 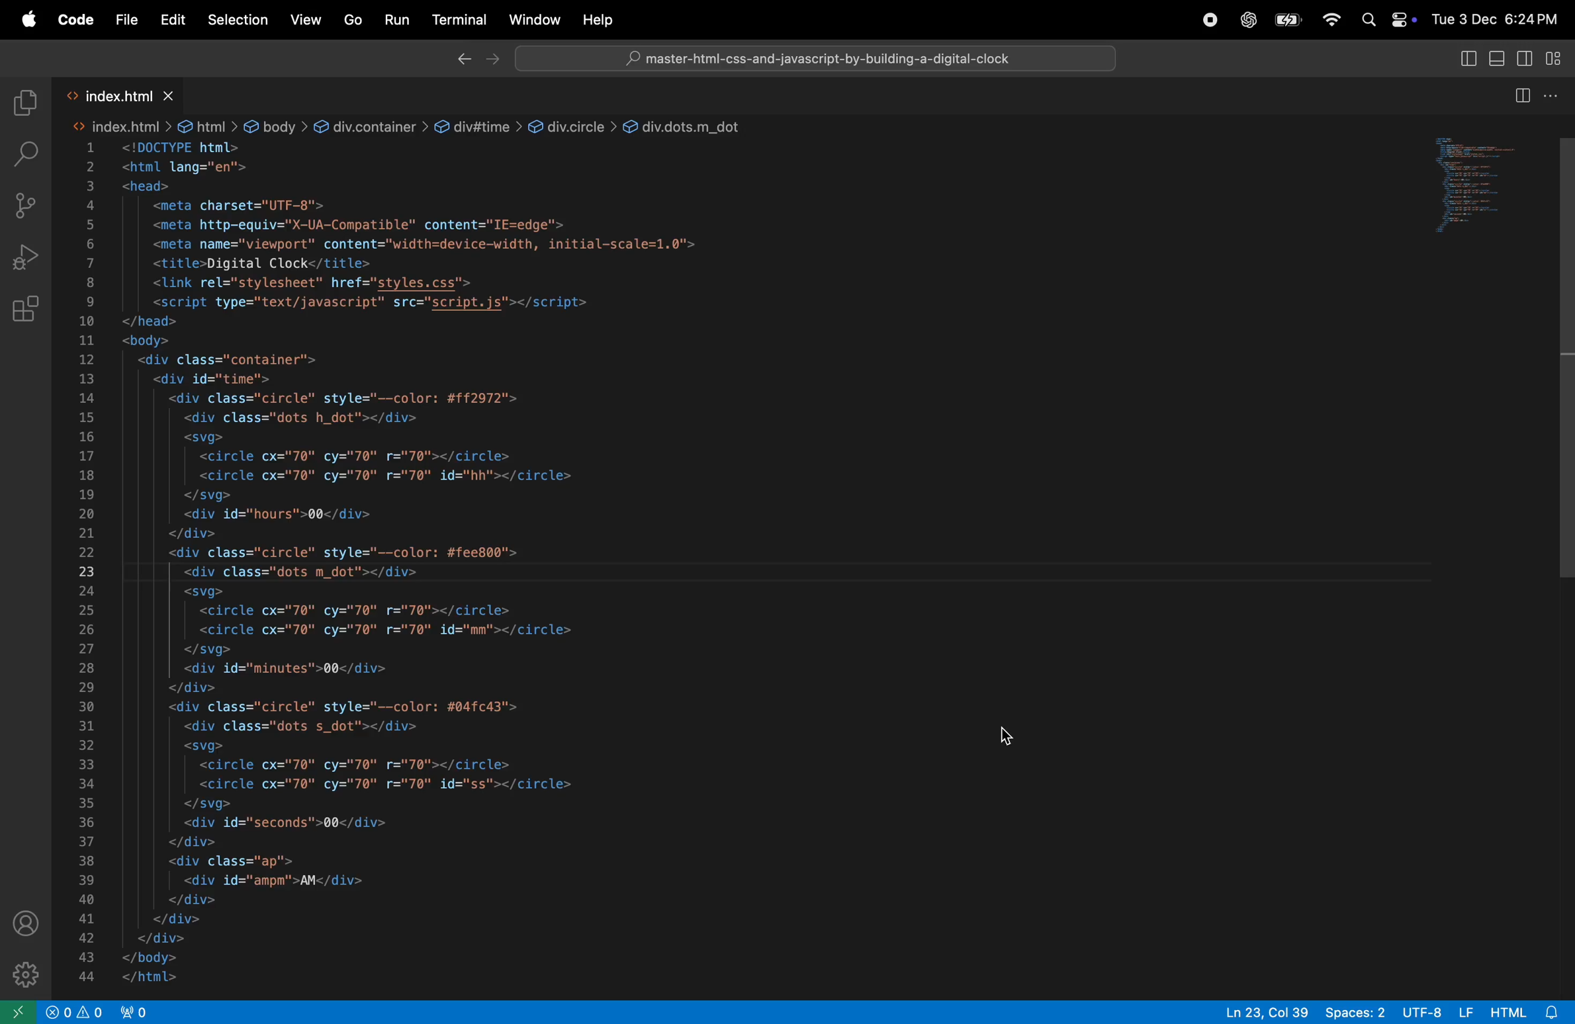 What do you see at coordinates (460, 18) in the screenshot?
I see `terminal` at bounding box center [460, 18].